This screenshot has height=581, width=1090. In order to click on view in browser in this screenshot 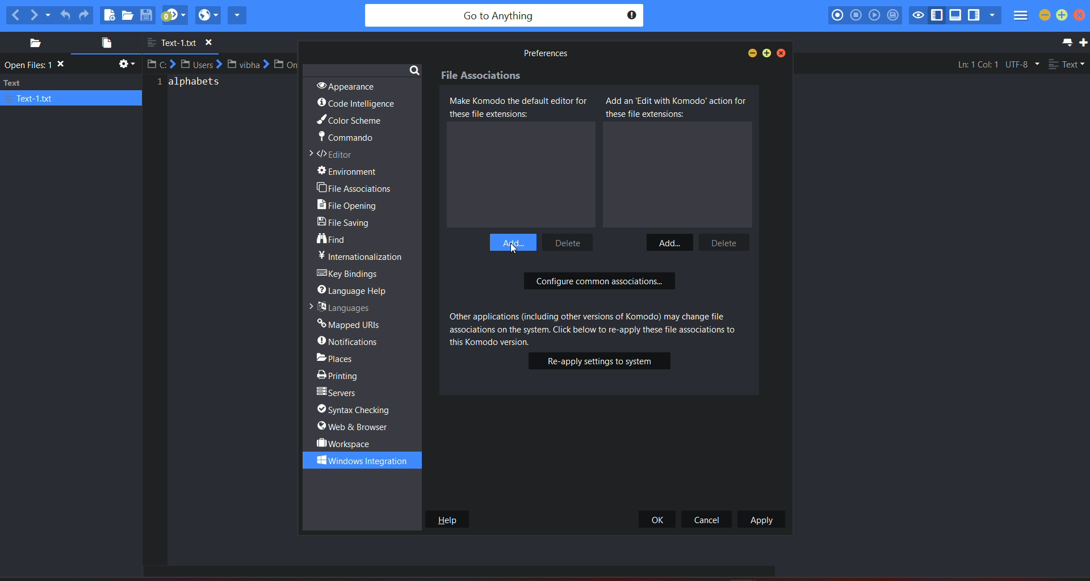, I will do `click(208, 15)`.